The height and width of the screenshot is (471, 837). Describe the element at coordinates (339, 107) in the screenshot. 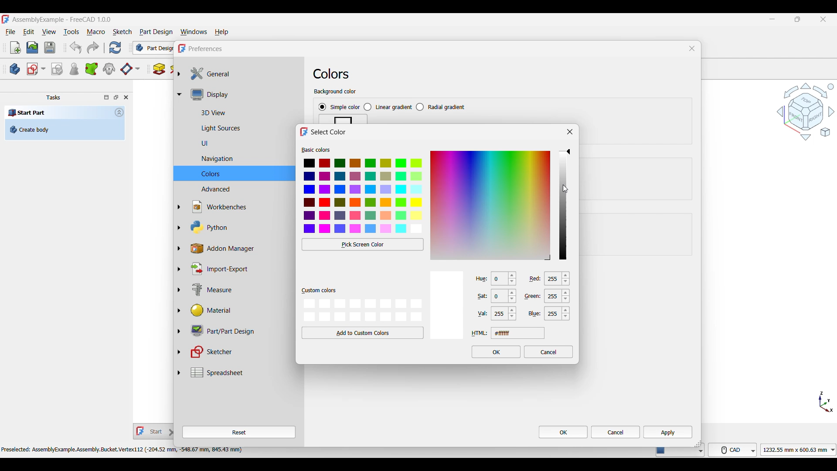

I see `Simple color gradient` at that location.